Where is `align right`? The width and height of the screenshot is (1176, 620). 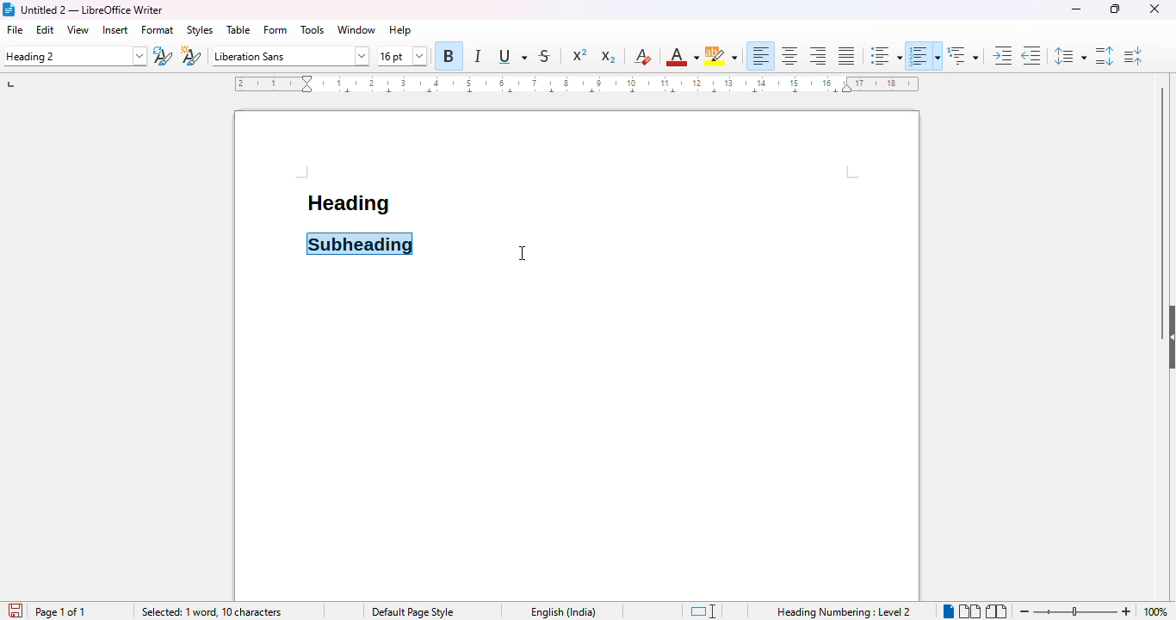 align right is located at coordinates (817, 57).